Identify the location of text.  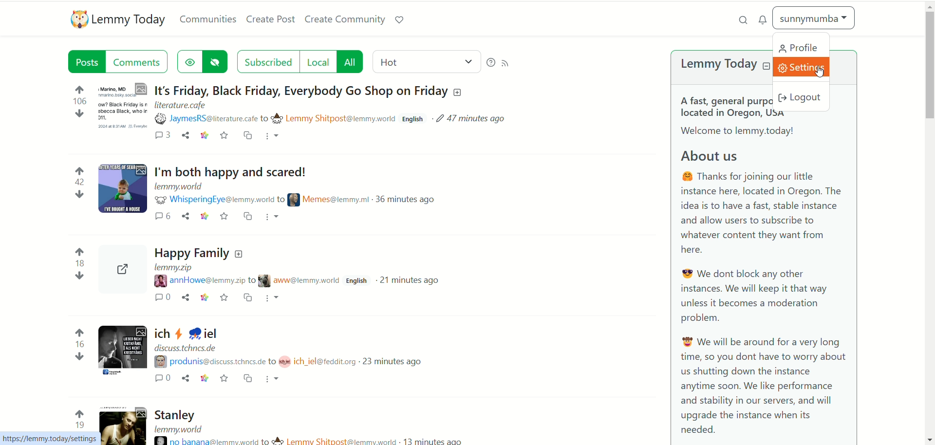
(727, 104).